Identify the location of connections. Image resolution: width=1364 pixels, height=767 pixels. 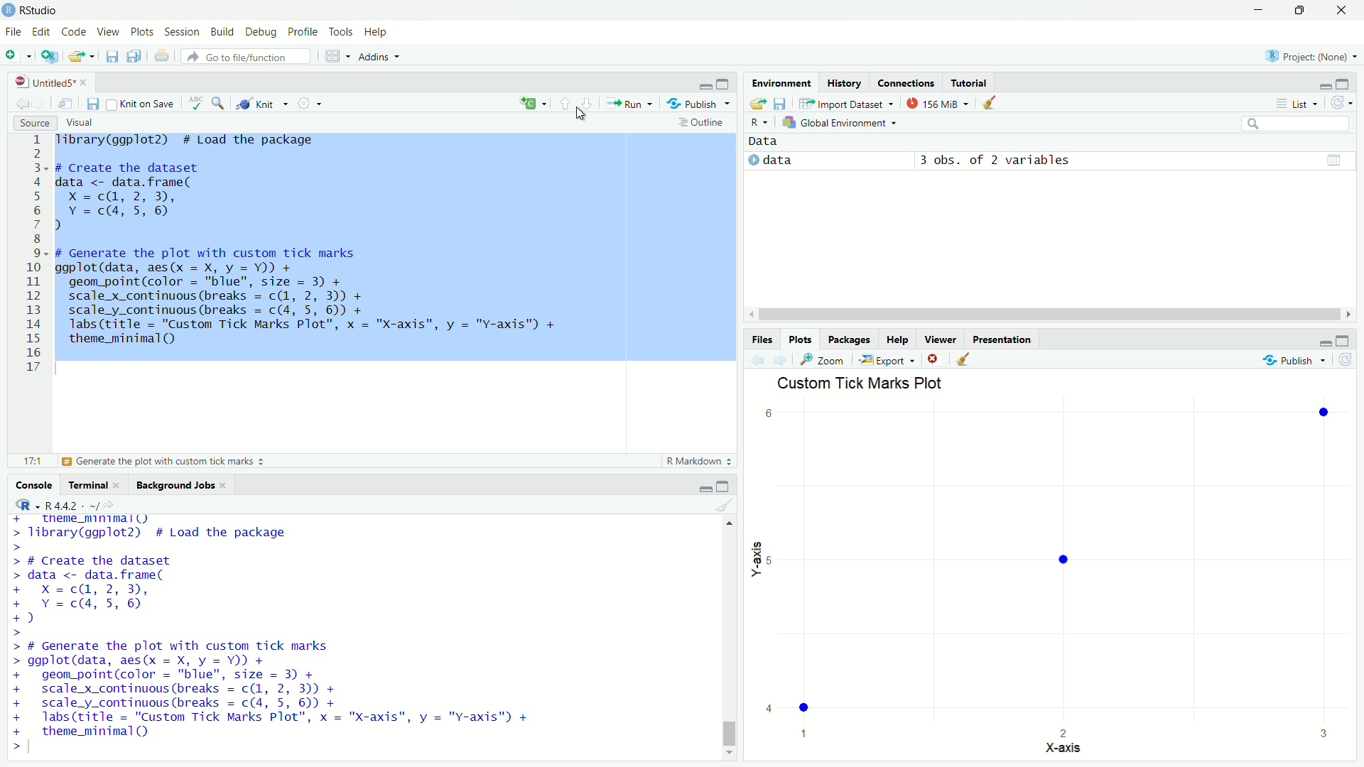
(905, 82).